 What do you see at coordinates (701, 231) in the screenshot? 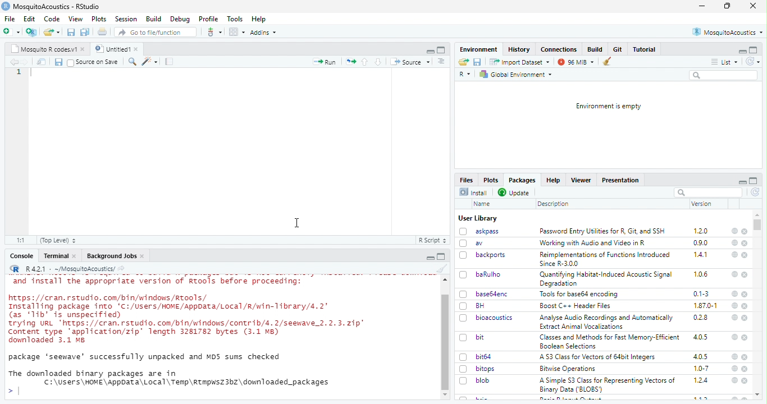
I see `120` at bounding box center [701, 231].